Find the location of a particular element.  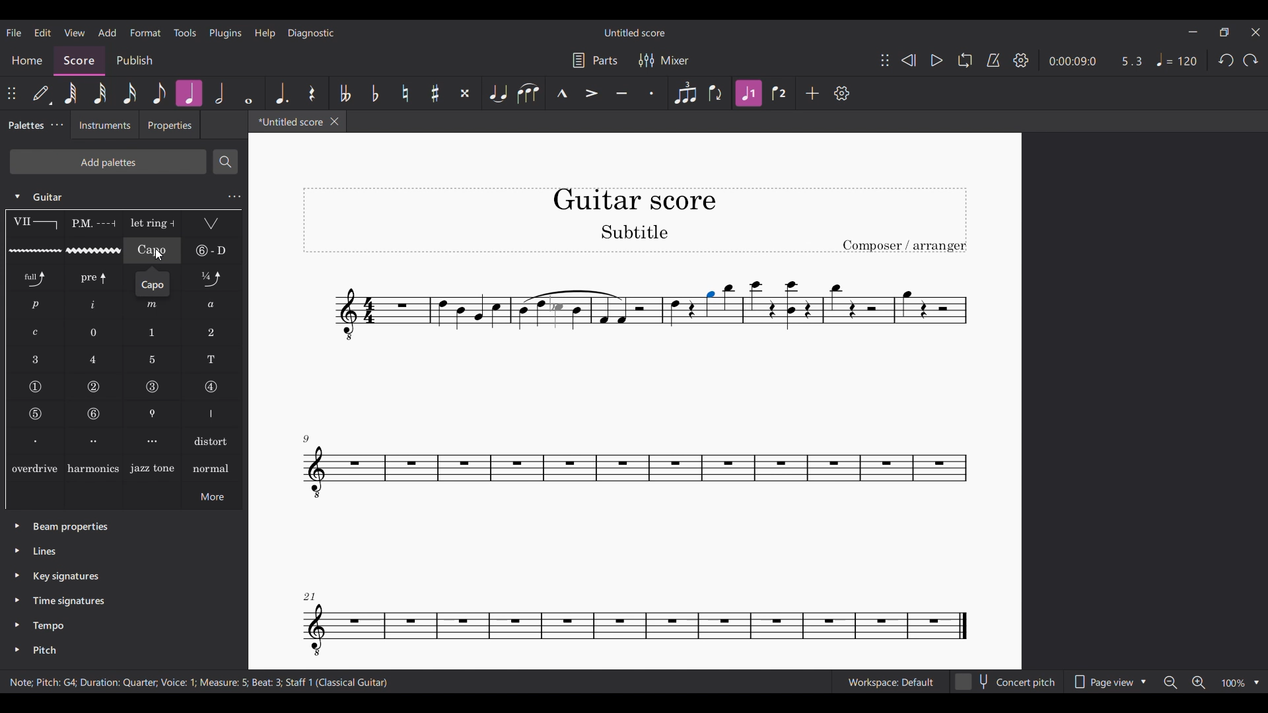

Help menu is located at coordinates (265, 34).